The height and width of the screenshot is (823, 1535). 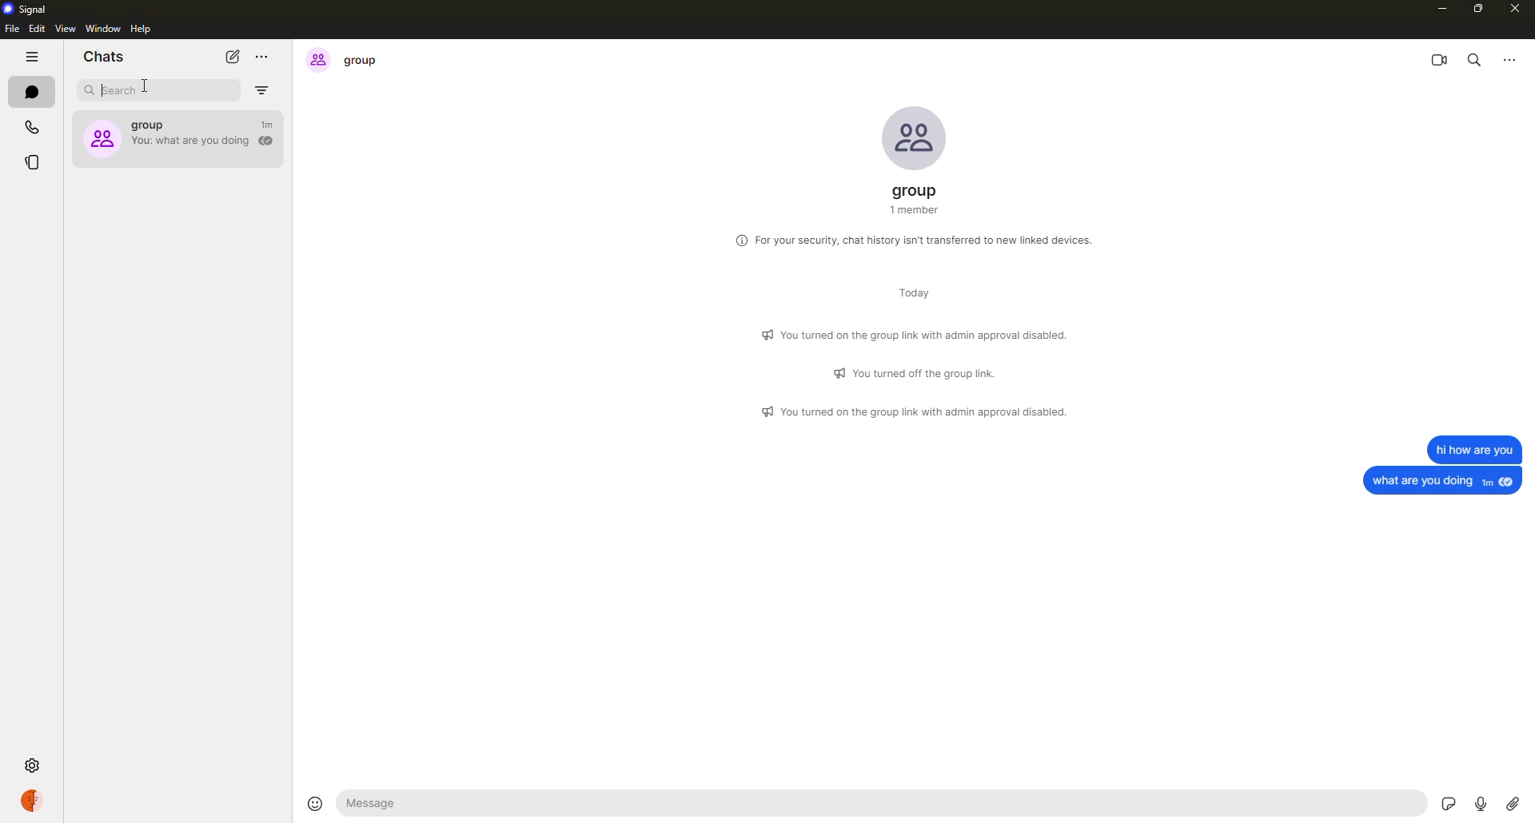 I want to click on stories, so click(x=34, y=163).